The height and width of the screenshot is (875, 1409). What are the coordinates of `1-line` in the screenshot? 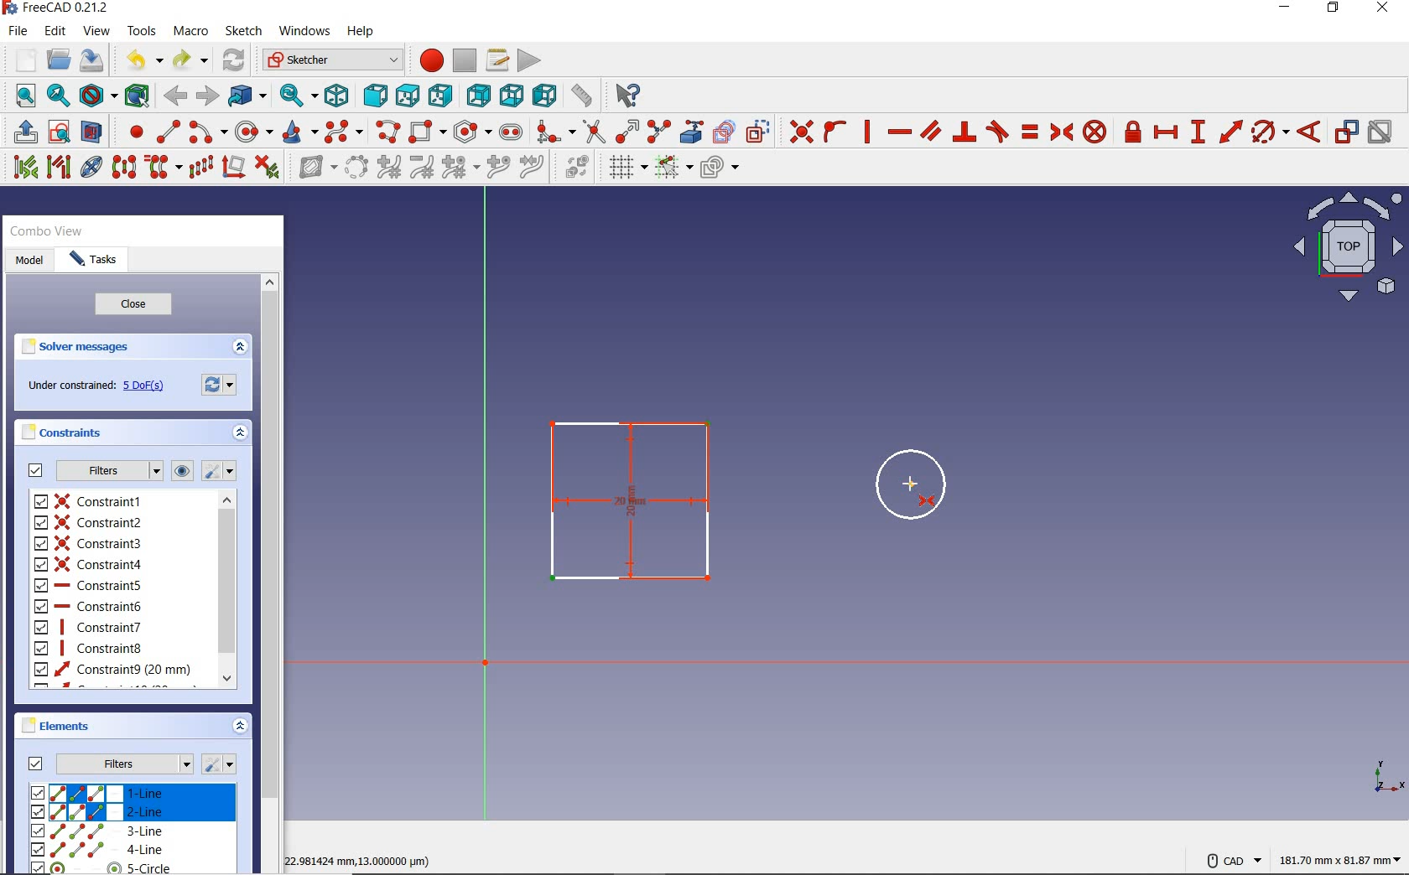 It's located at (131, 793).